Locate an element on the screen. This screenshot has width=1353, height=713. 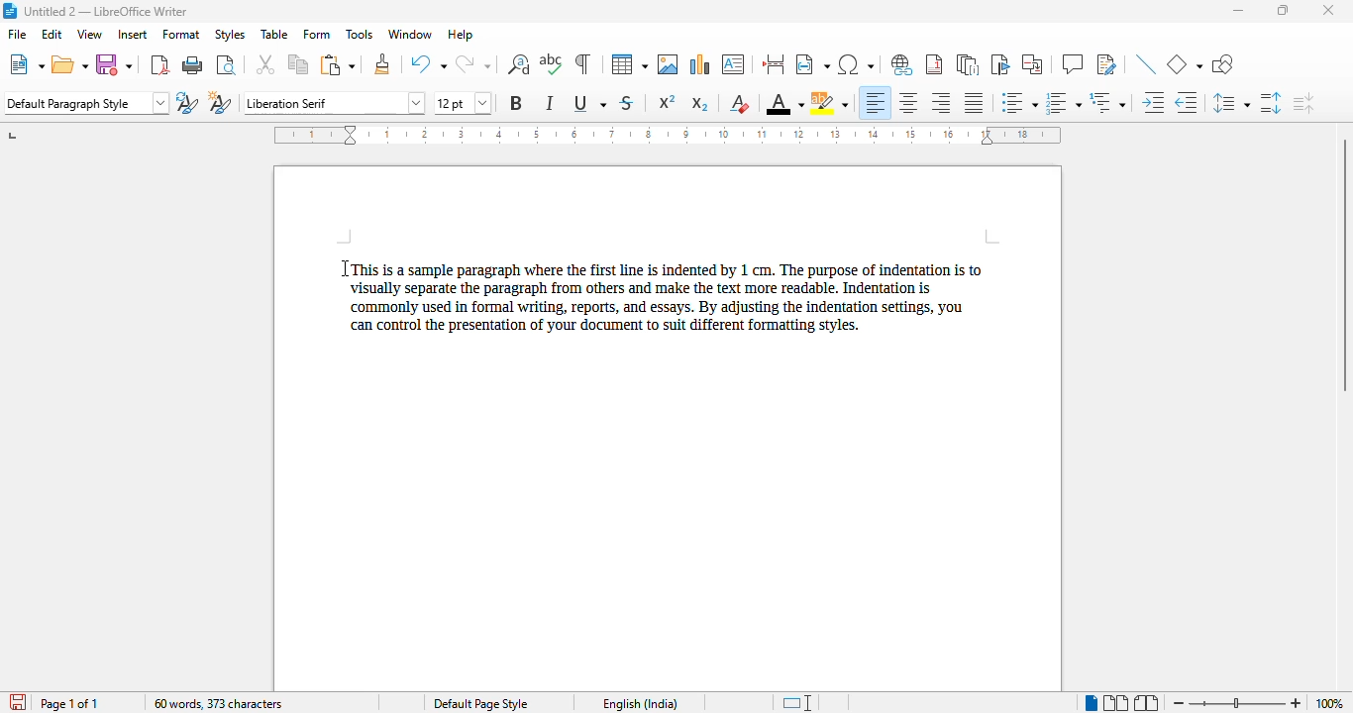
increase paragraph spacing is located at coordinates (1271, 103).